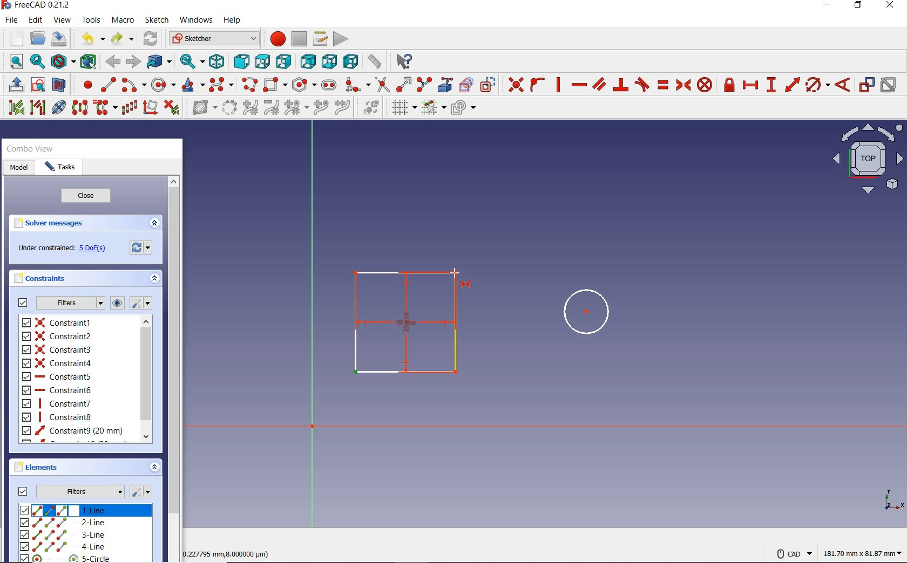 Image resolution: width=907 pixels, height=563 pixels. I want to click on settings, so click(142, 303).